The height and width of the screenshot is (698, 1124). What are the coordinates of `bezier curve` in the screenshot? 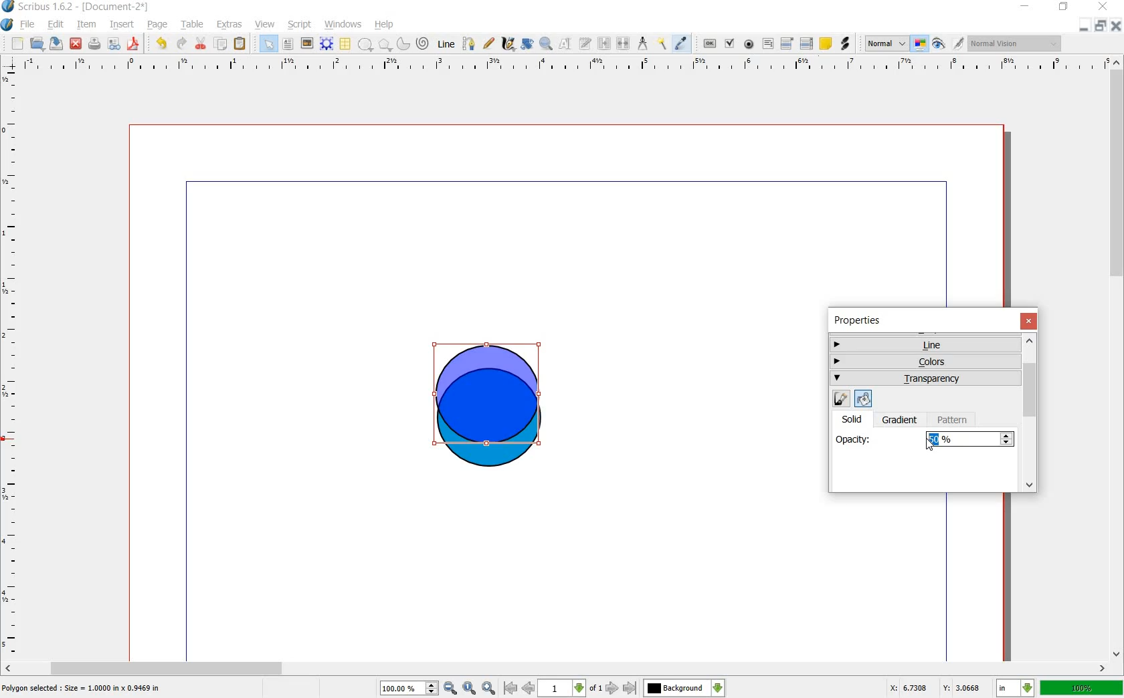 It's located at (469, 44).